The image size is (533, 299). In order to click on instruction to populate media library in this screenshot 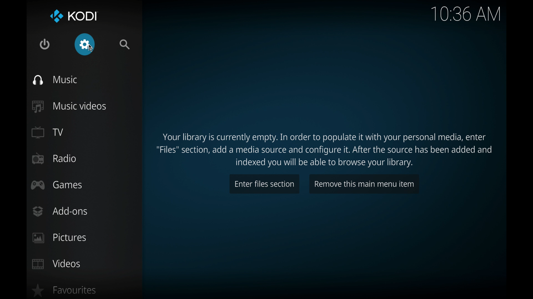, I will do `click(325, 151)`.